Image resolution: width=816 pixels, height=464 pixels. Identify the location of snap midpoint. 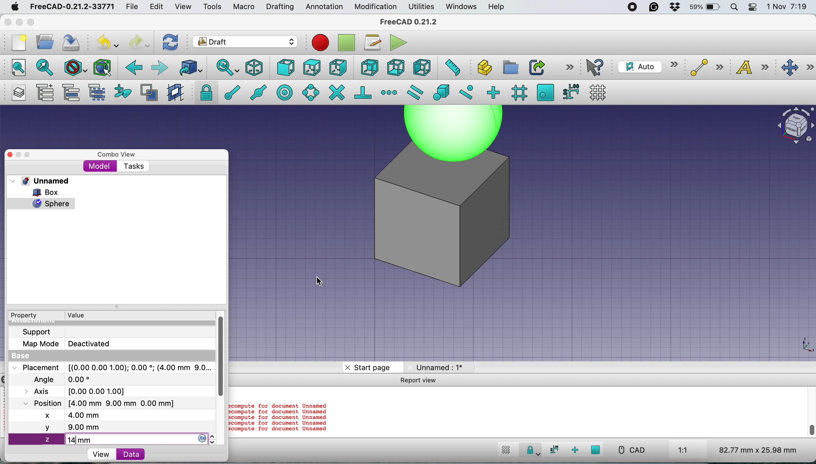
(256, 92).